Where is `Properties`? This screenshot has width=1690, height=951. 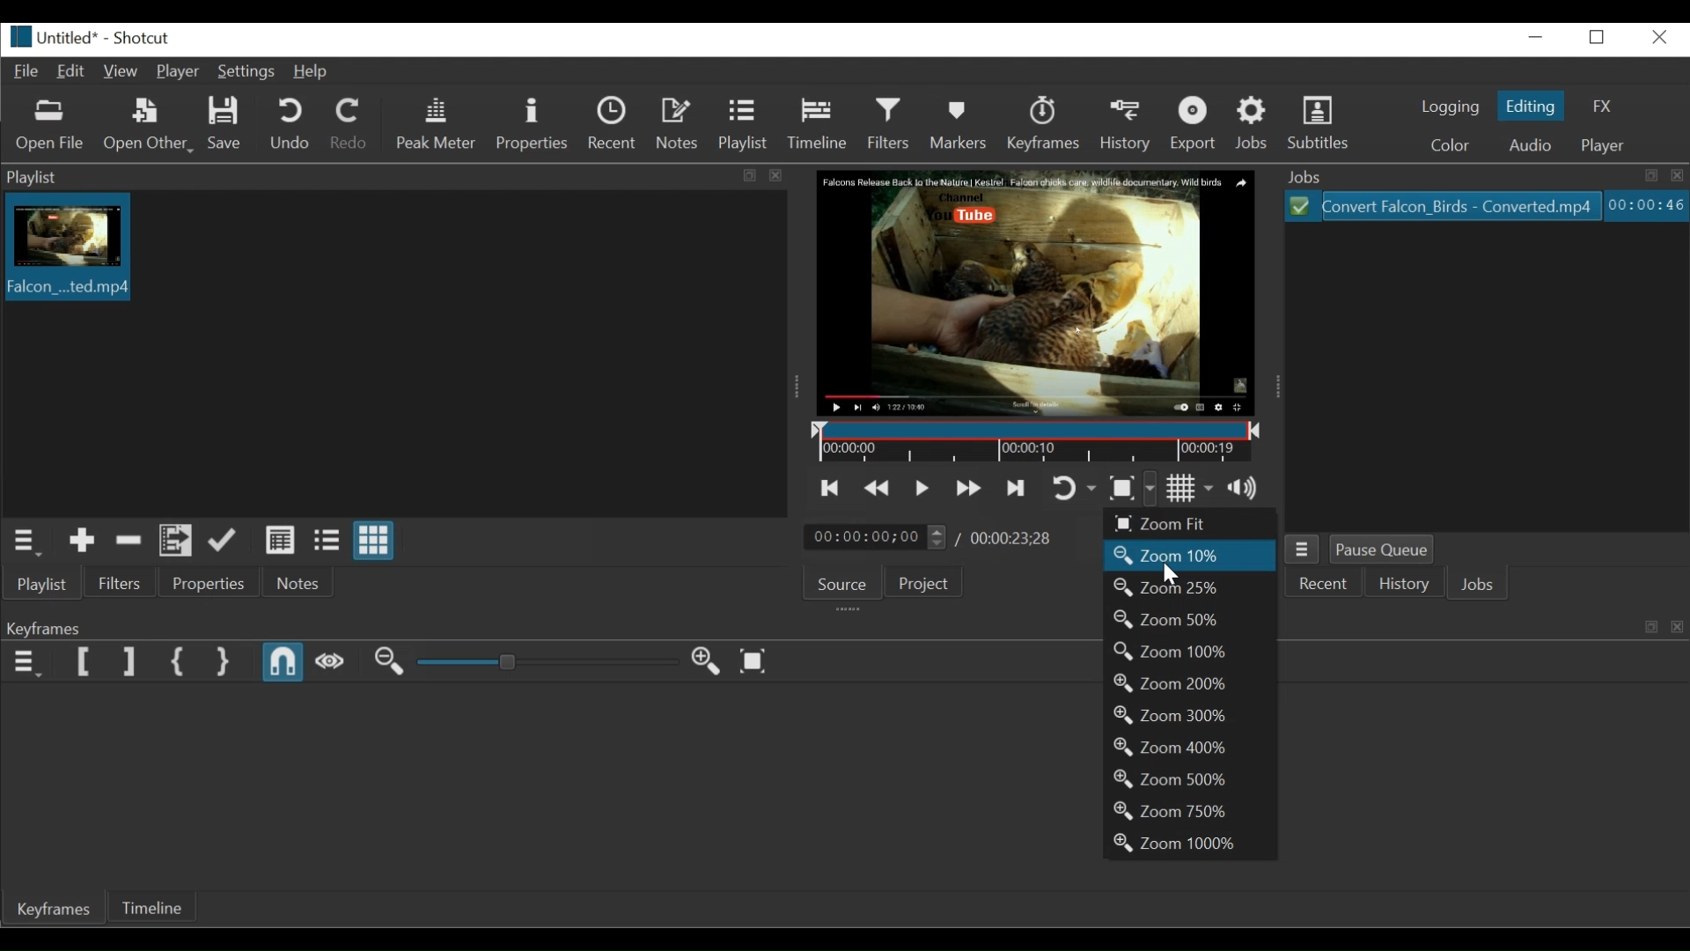 Properties is located at coordinates (533, 123).